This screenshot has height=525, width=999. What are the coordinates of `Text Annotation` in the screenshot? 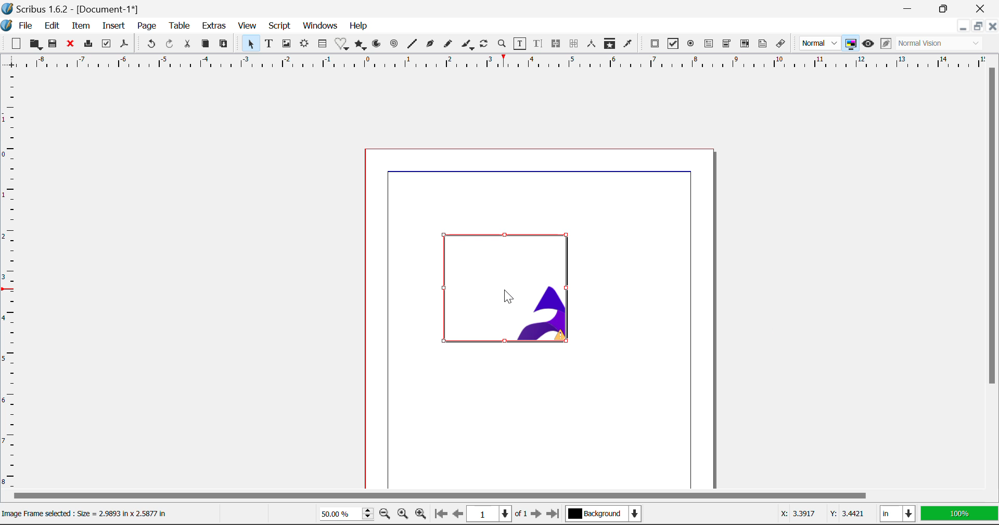 It's located at (762, 45).